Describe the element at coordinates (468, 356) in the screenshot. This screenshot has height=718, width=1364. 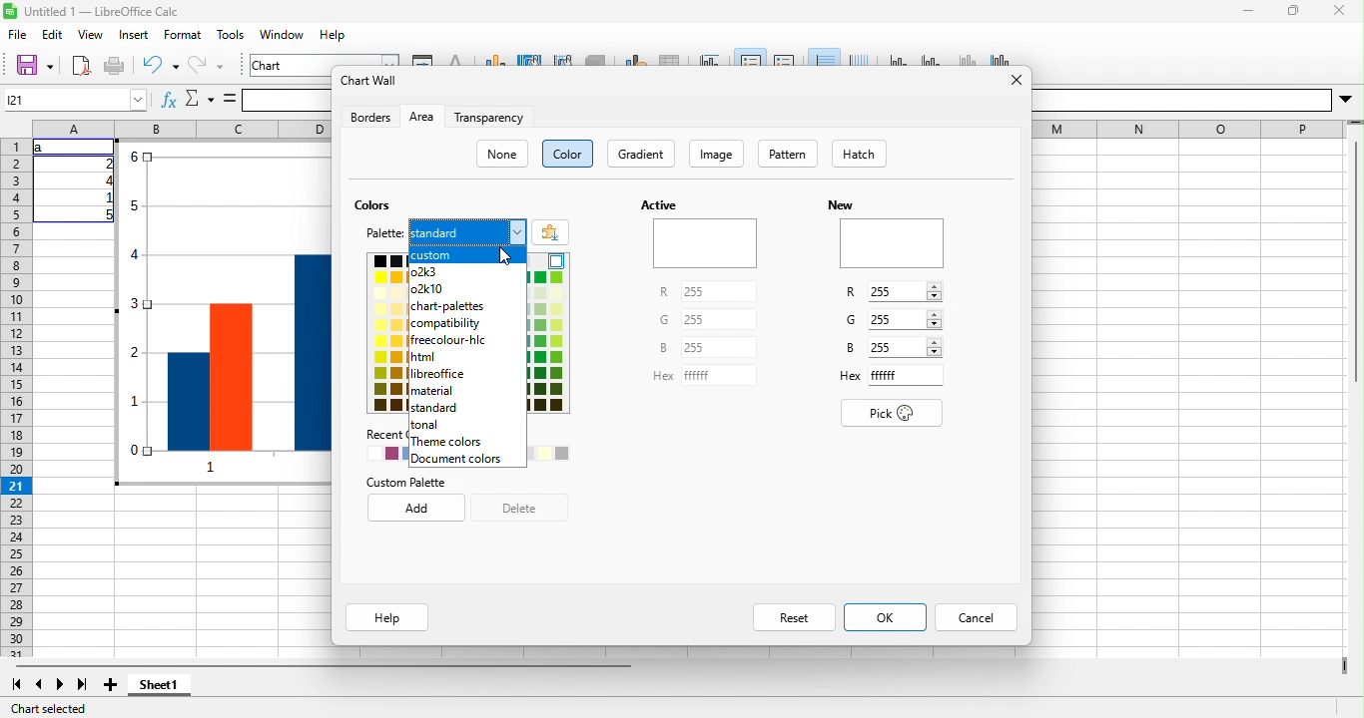
I see `html` at that location.